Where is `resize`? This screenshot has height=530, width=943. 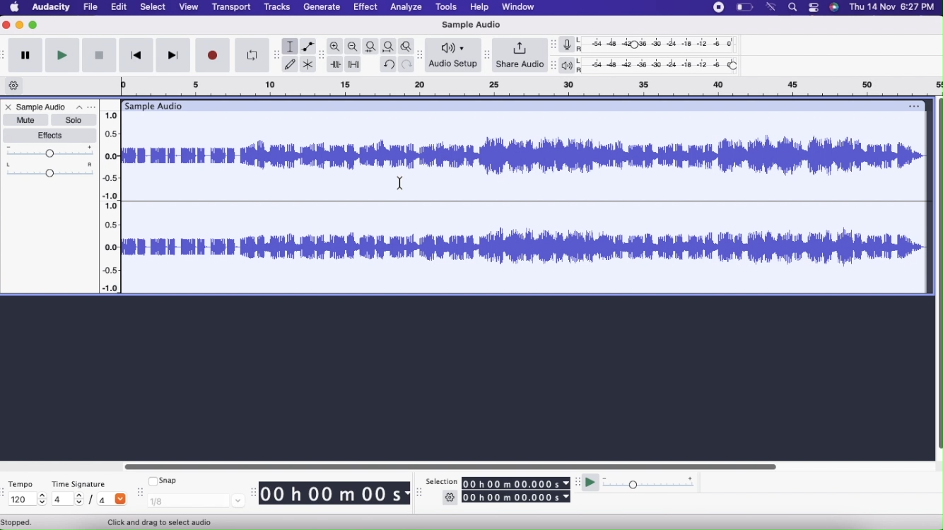
resize is located at coordinates (272, 54).